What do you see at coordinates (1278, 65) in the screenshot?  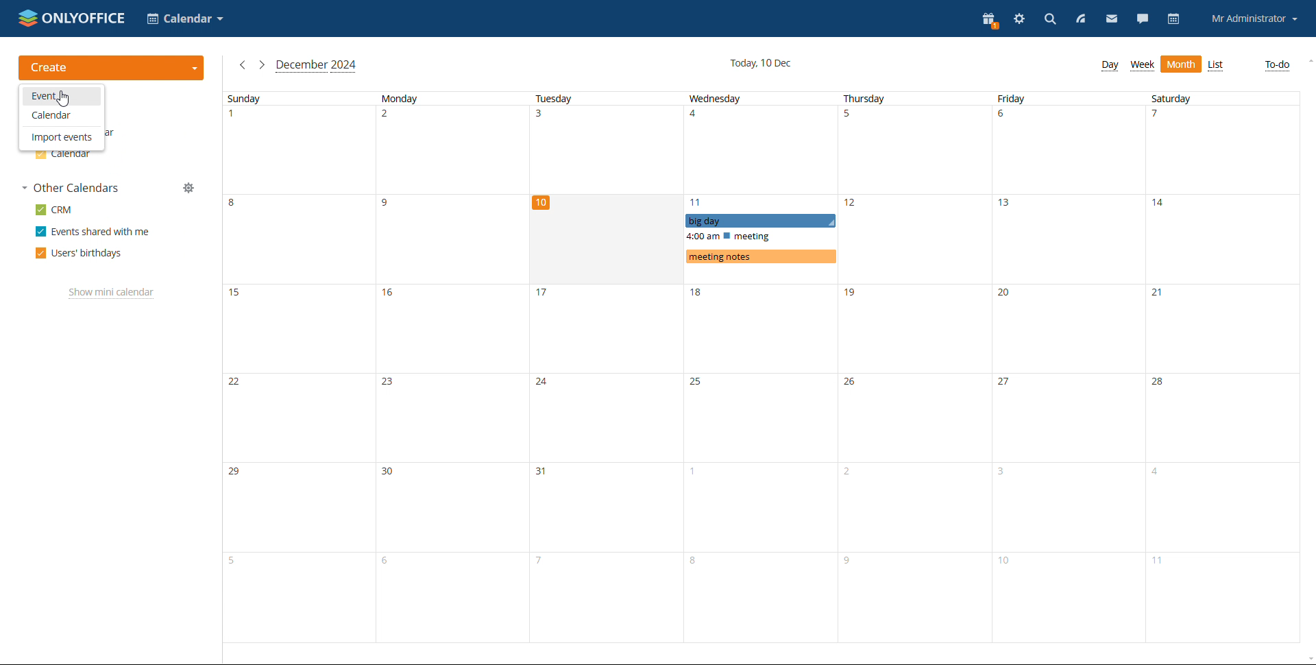 I see `to-do` at bounding box center [1278, 65].